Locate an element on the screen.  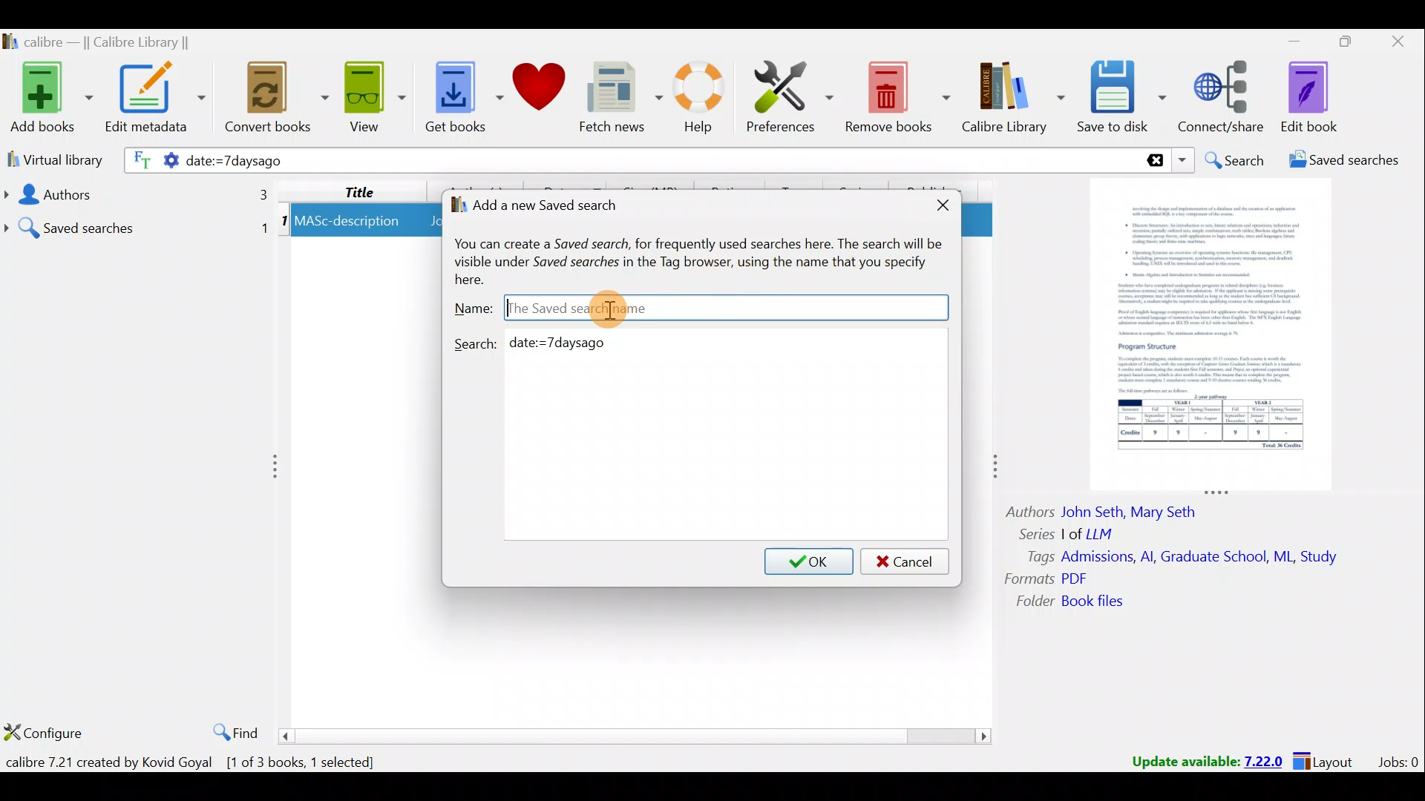
Tags Admissions, Al, Graduate School, ML, Study is located at coordinates (1184, 557).